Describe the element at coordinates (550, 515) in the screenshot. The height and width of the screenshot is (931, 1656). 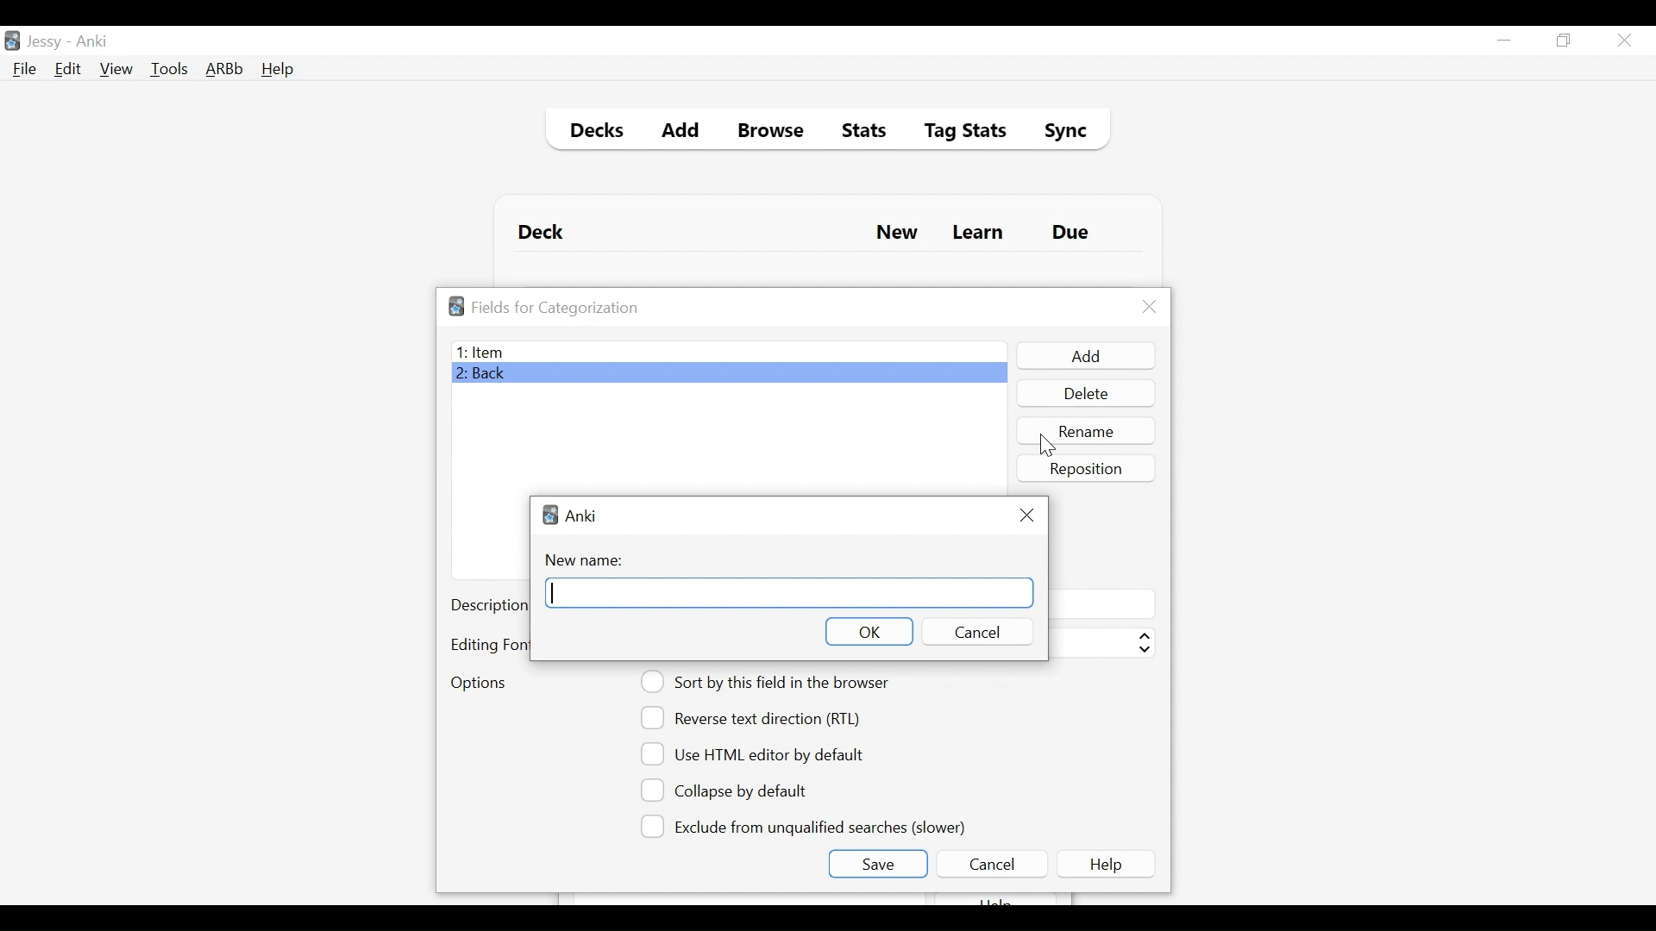
I see `Anki logo` at that location.